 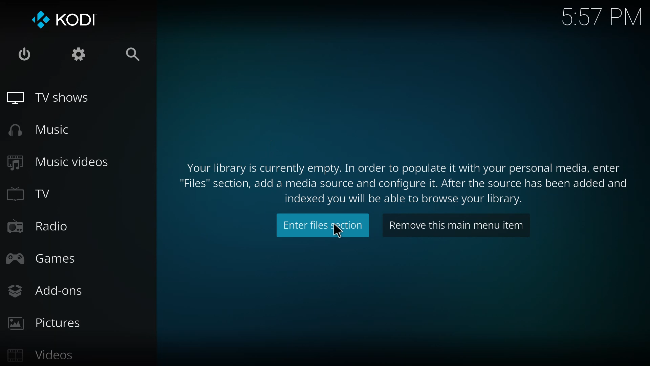 I want to click on tv, so click(x=32, y=194).